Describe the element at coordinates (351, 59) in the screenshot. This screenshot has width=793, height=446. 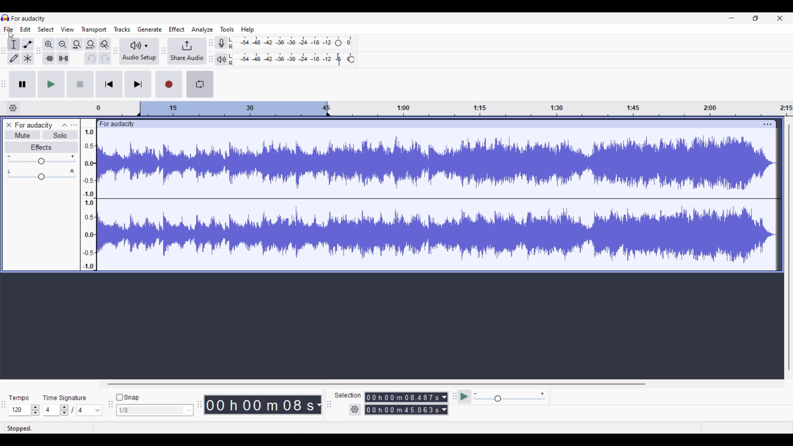
I see `Header to change playback speed` at that location.